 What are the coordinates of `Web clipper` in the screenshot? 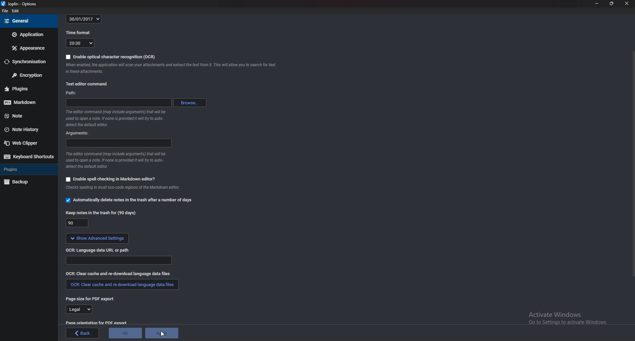 It's located at (25, 143).